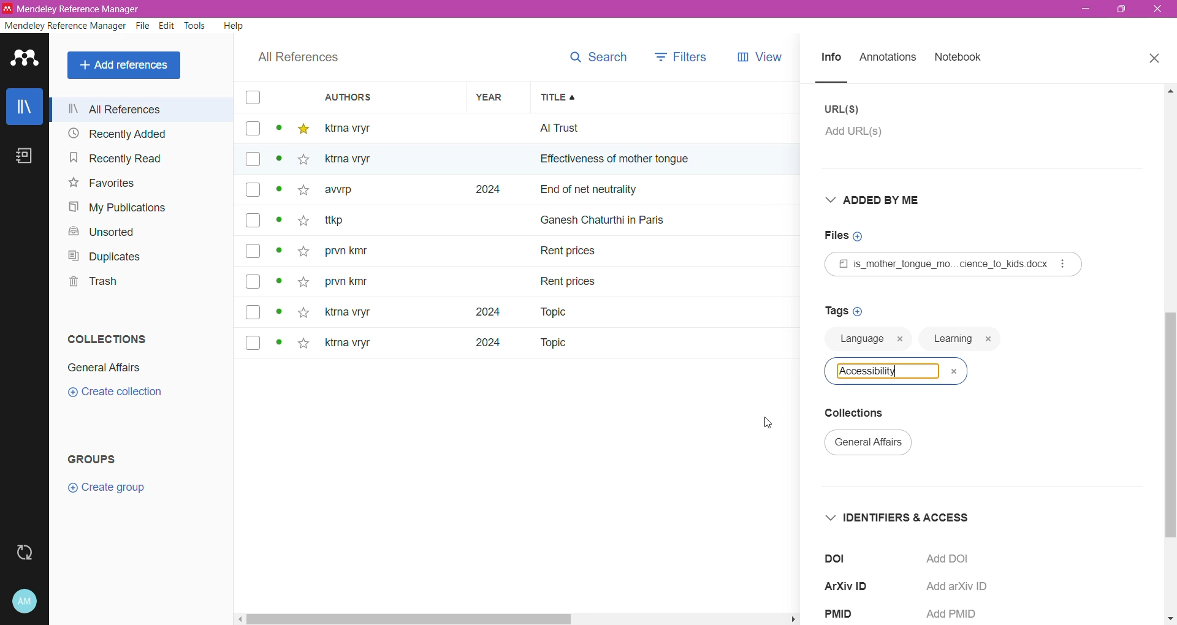 The height and width of the screenshot is (625, 1177). I want to click on doi, so click(842, 558).